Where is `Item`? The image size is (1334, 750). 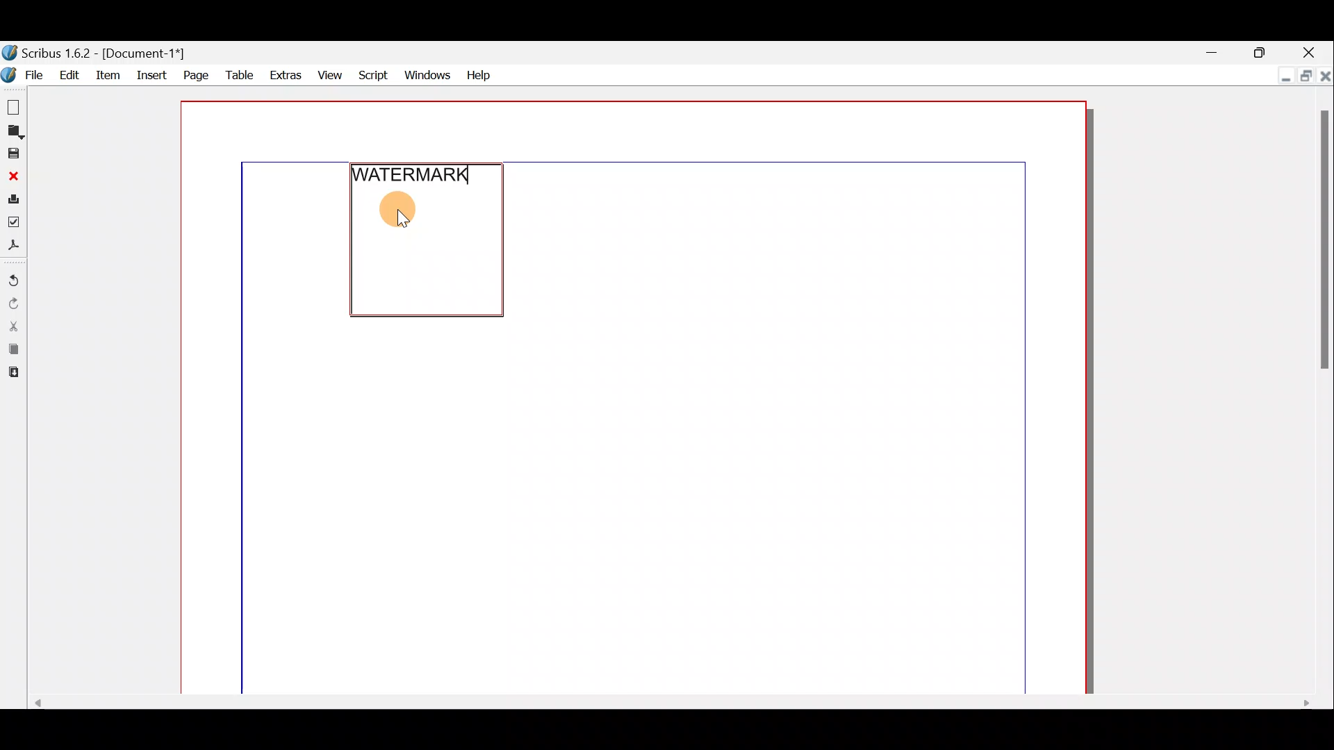 Item is located at coordinates (111, 74).